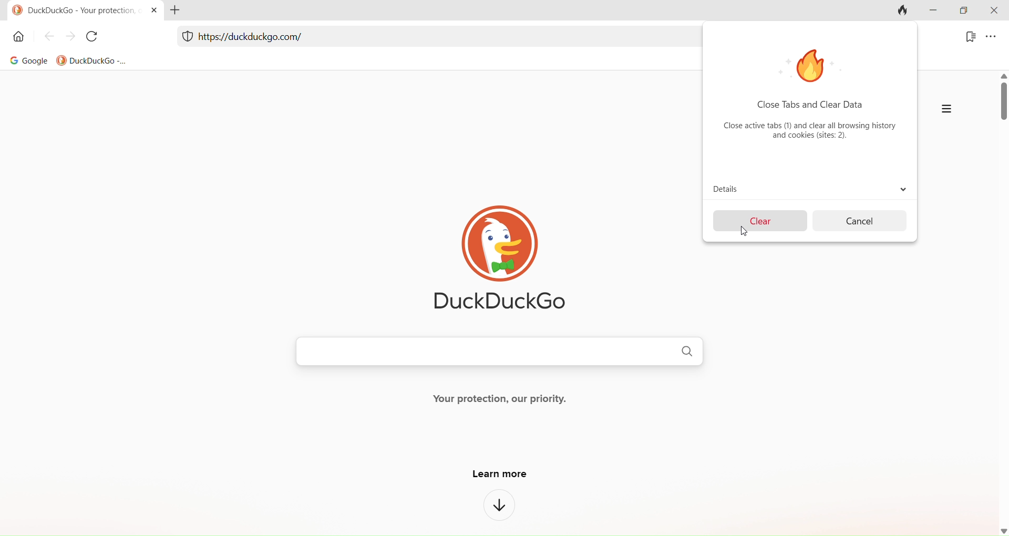 The height and width of the screenshot is (536, 1009). I want to click on scroll bar, so click(999, 296).